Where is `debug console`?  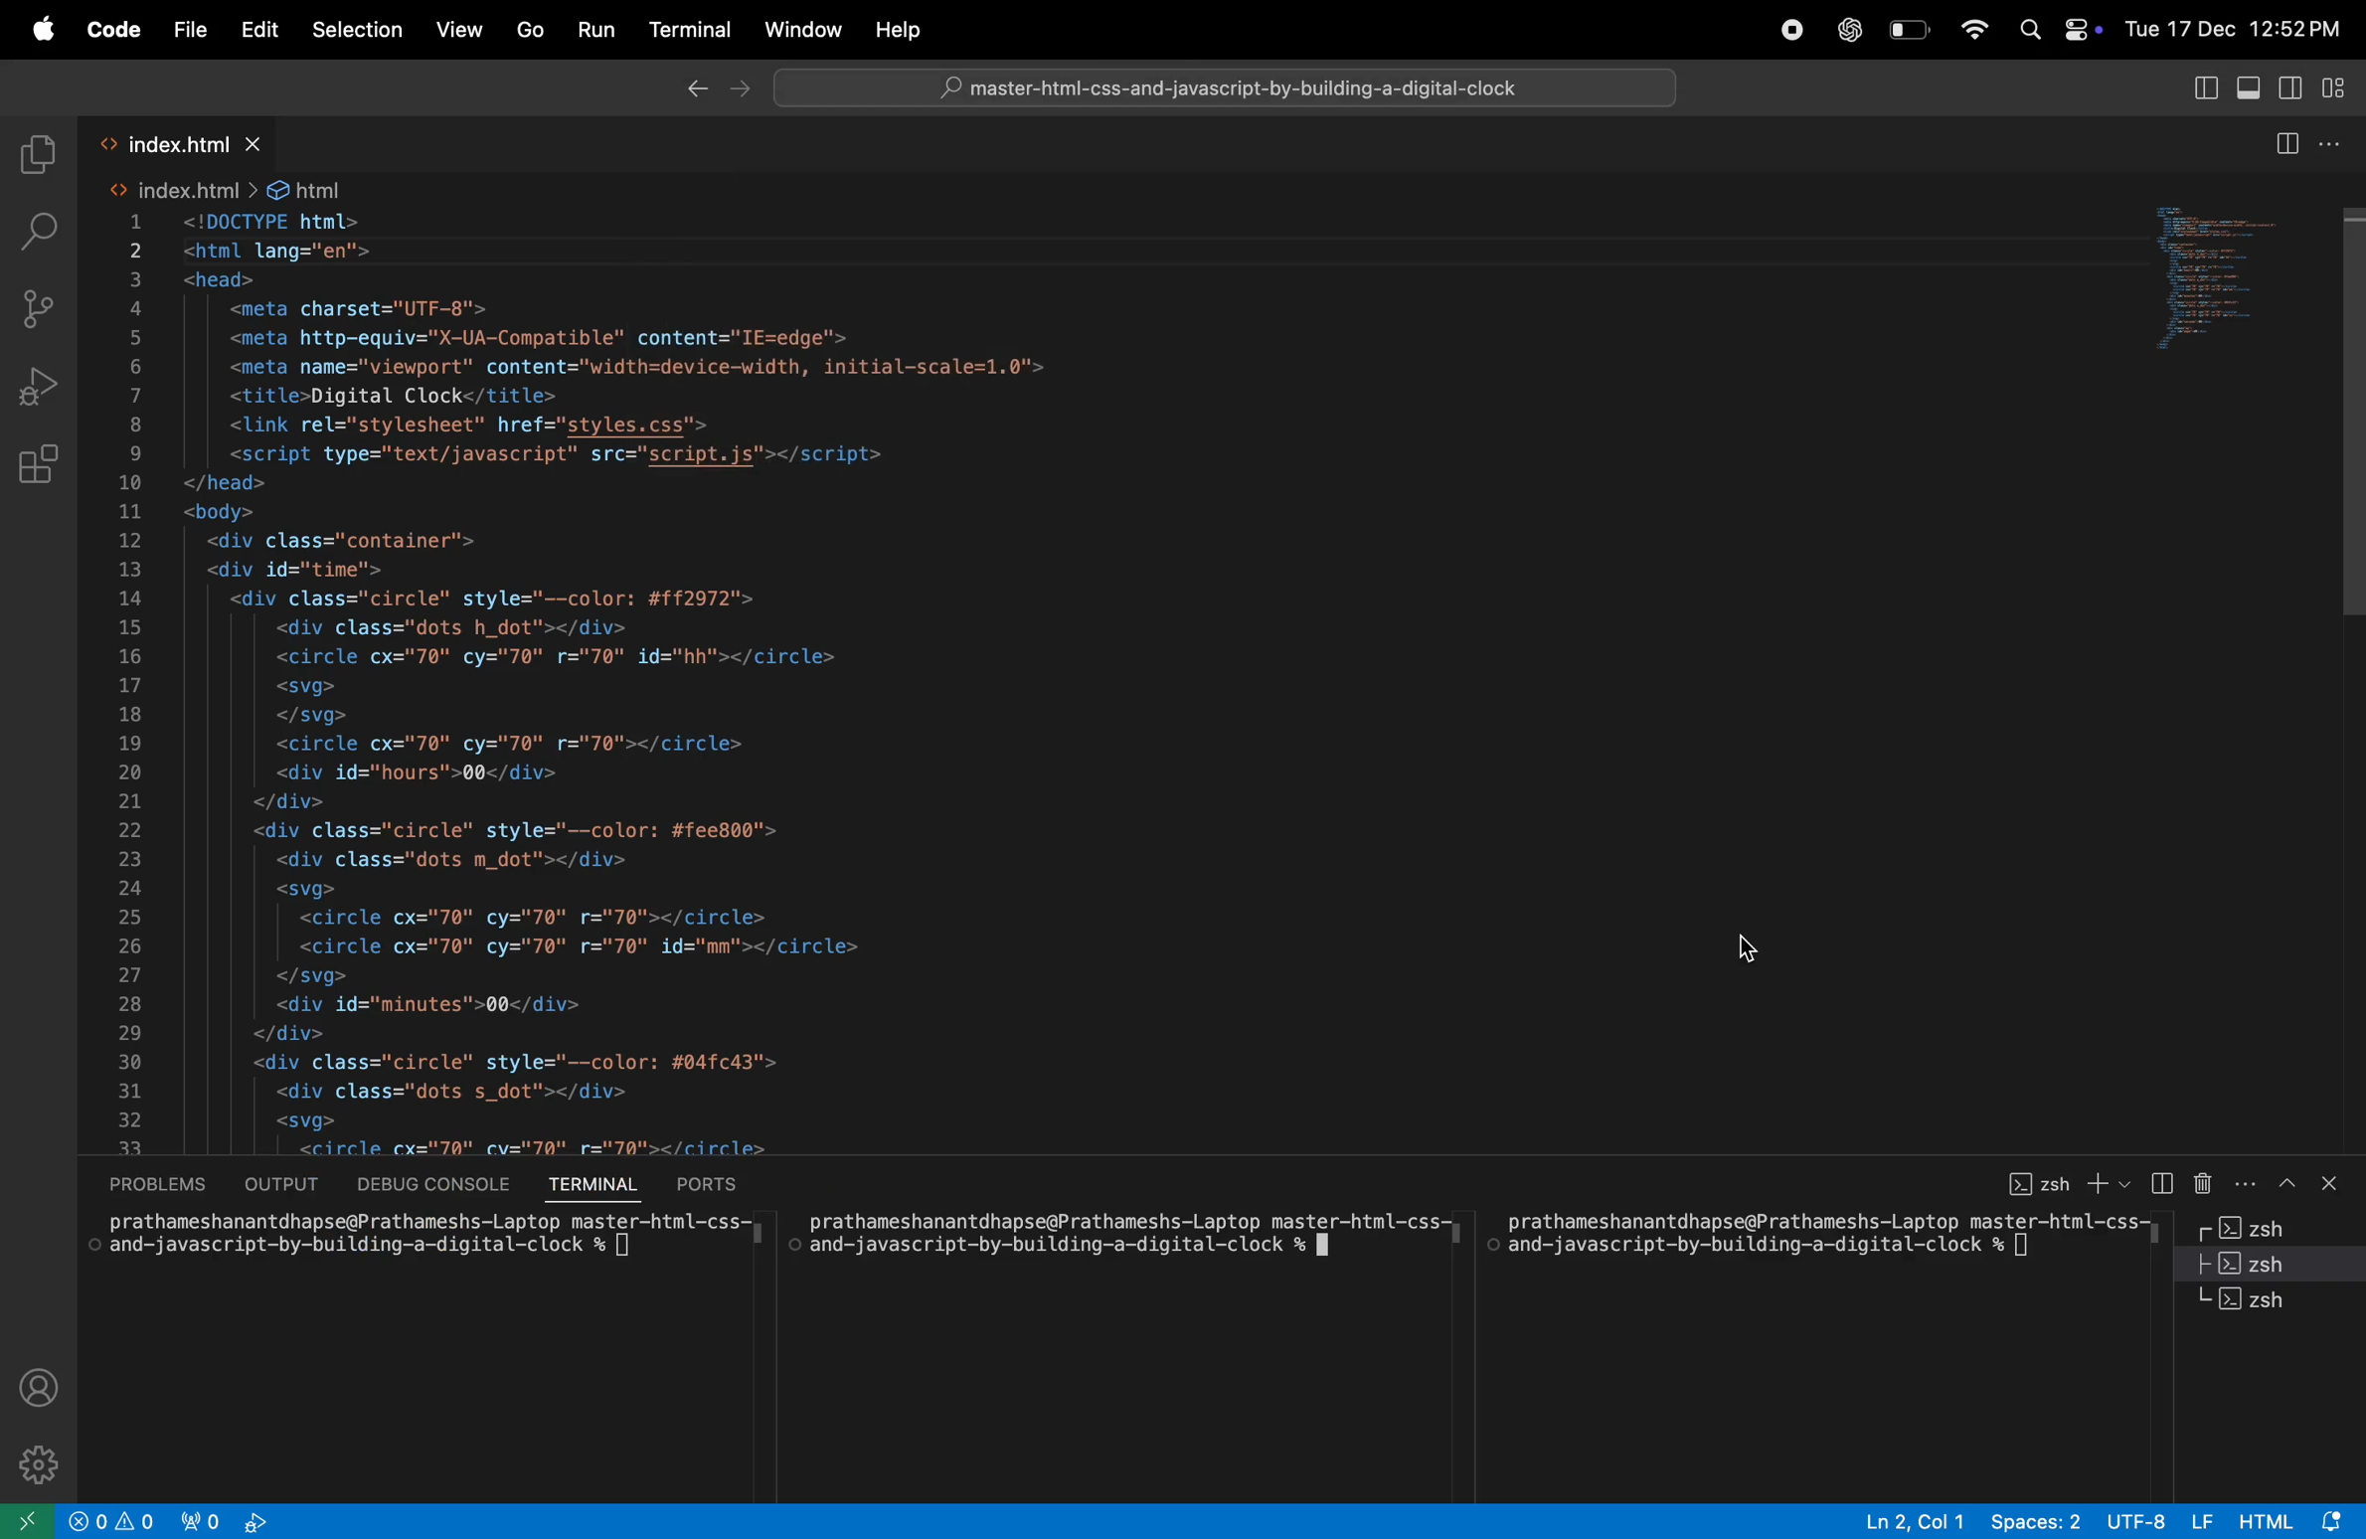 debug console is located at coordinates (432, 1182).